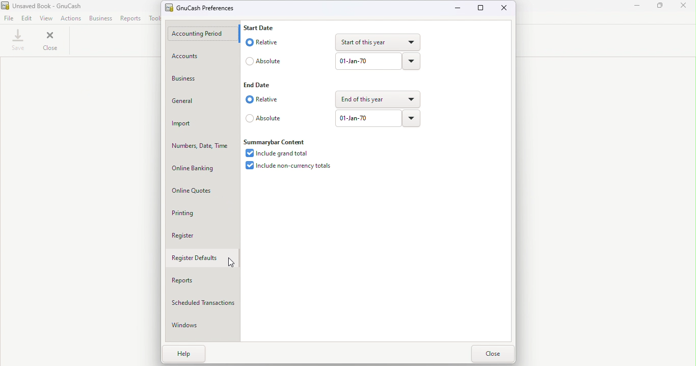 The height and width of the screenshot is (366, 696). I want to click on Include non-currency totals, so click(288, 168).